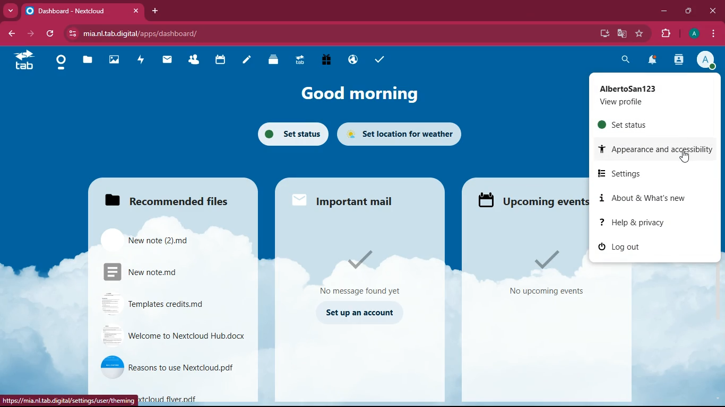  What do you see at coordinates (137, 11) in the screenshot?
I see `close tab` at bounding box center [137, 11].